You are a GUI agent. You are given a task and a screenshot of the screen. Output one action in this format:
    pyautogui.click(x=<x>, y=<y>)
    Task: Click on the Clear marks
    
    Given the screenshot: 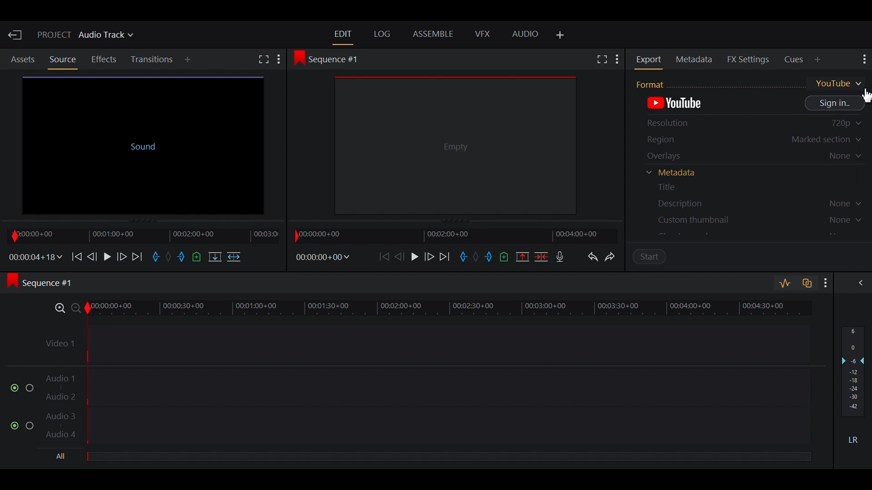 What is the action you would take?
    pyautogui.click(x=477, y=258)
    